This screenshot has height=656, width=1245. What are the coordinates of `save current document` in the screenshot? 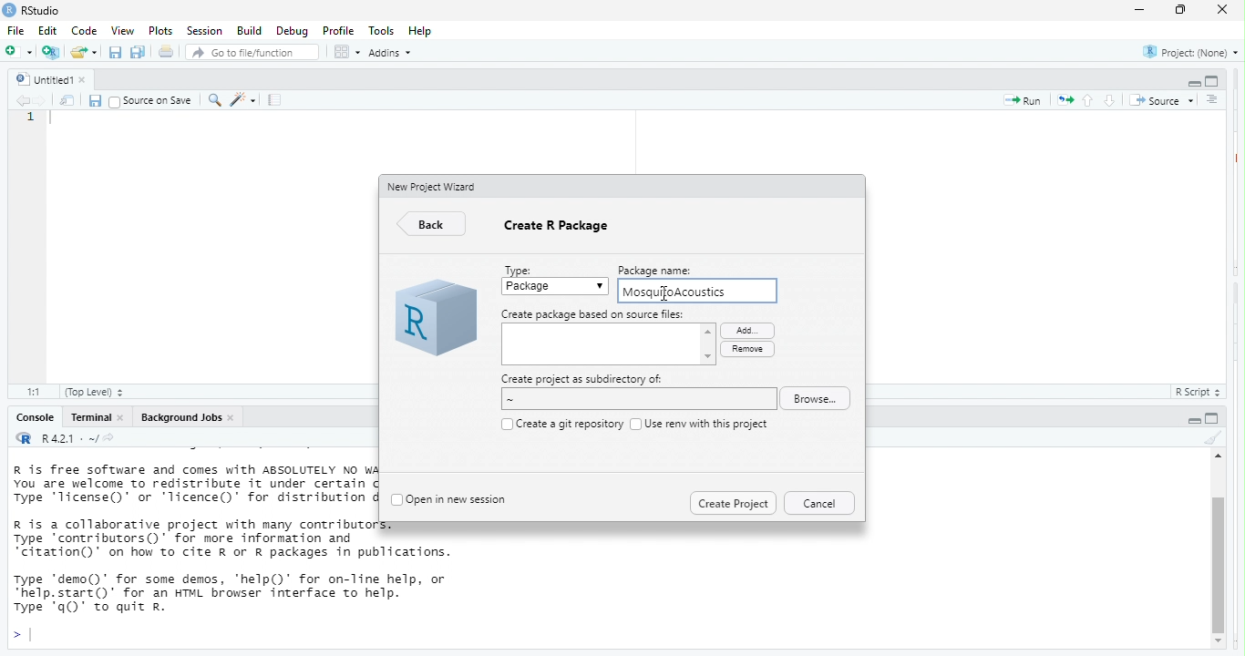 It's located at (96, 100).